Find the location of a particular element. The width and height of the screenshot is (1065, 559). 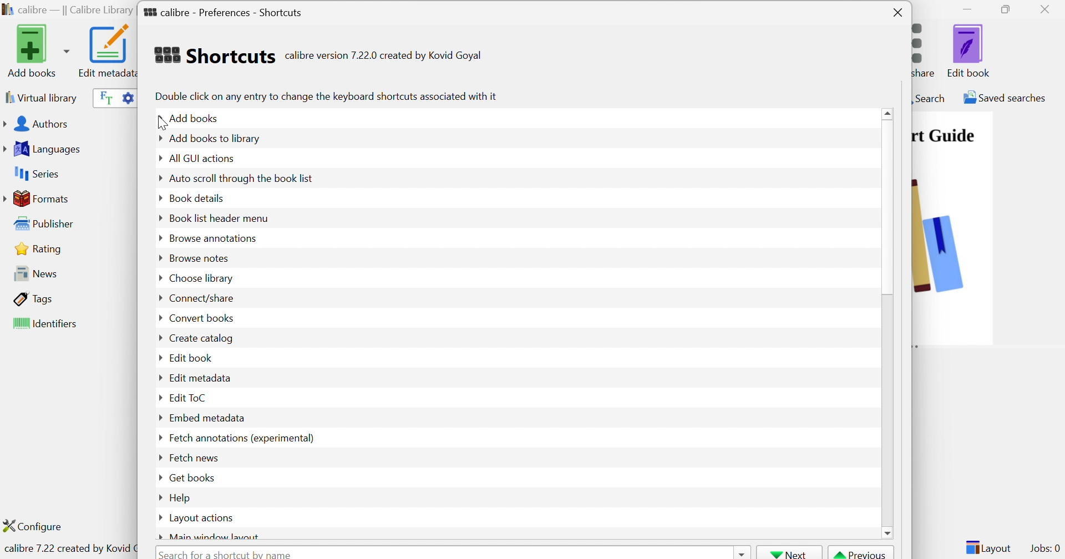

Close is located at coordinates (1048, 9).